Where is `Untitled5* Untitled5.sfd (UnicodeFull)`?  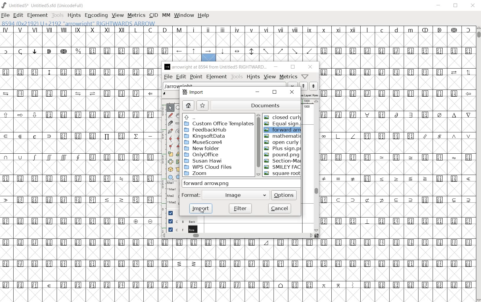
Untitled5* Untitled5.sfd (UnicodeFull) is located at coordinates (44, 5).